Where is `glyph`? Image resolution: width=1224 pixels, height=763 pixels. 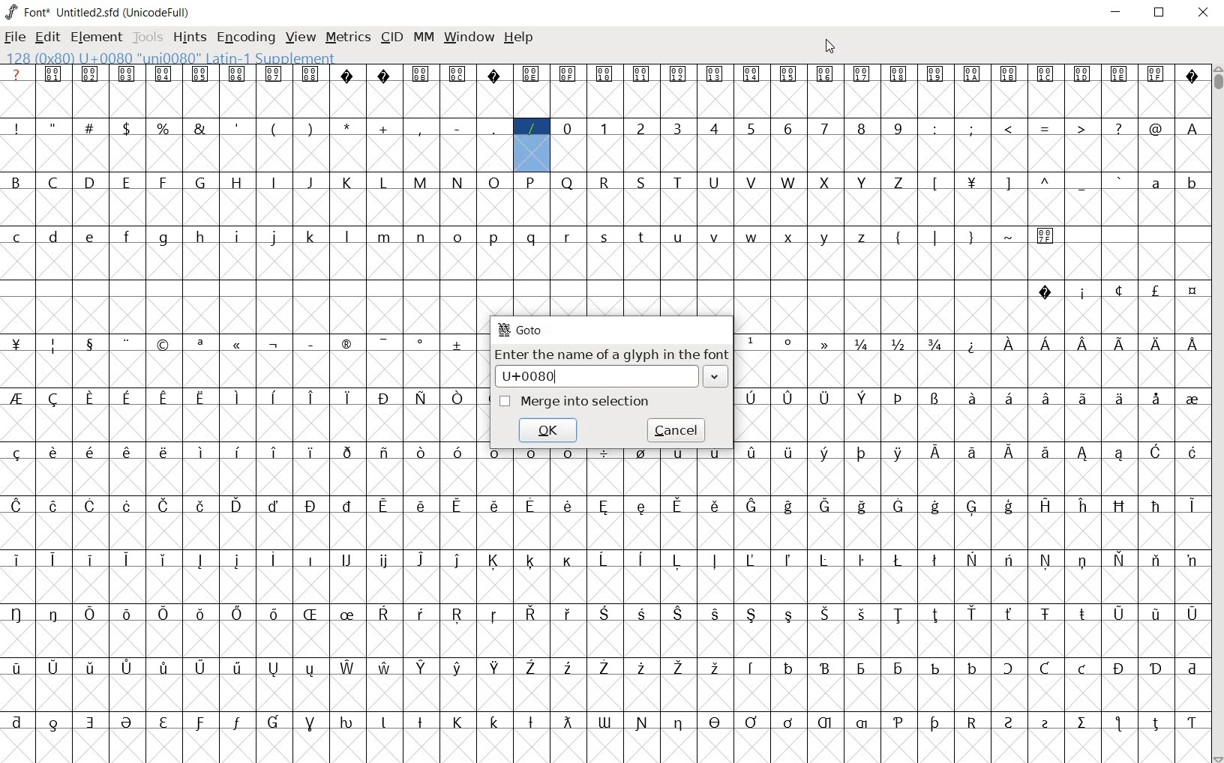
glyph is located at coordinates (126, 452).